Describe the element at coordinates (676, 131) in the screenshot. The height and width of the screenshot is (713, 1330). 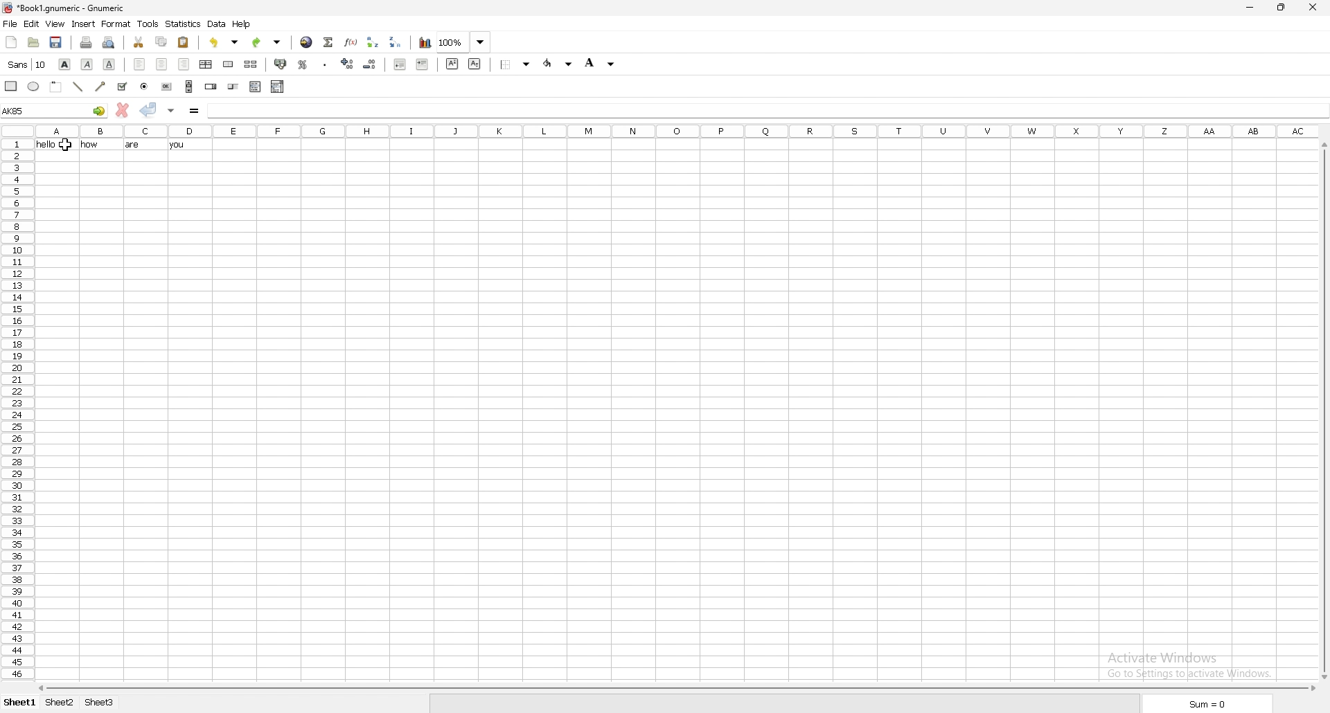
I see `columns` at that location.